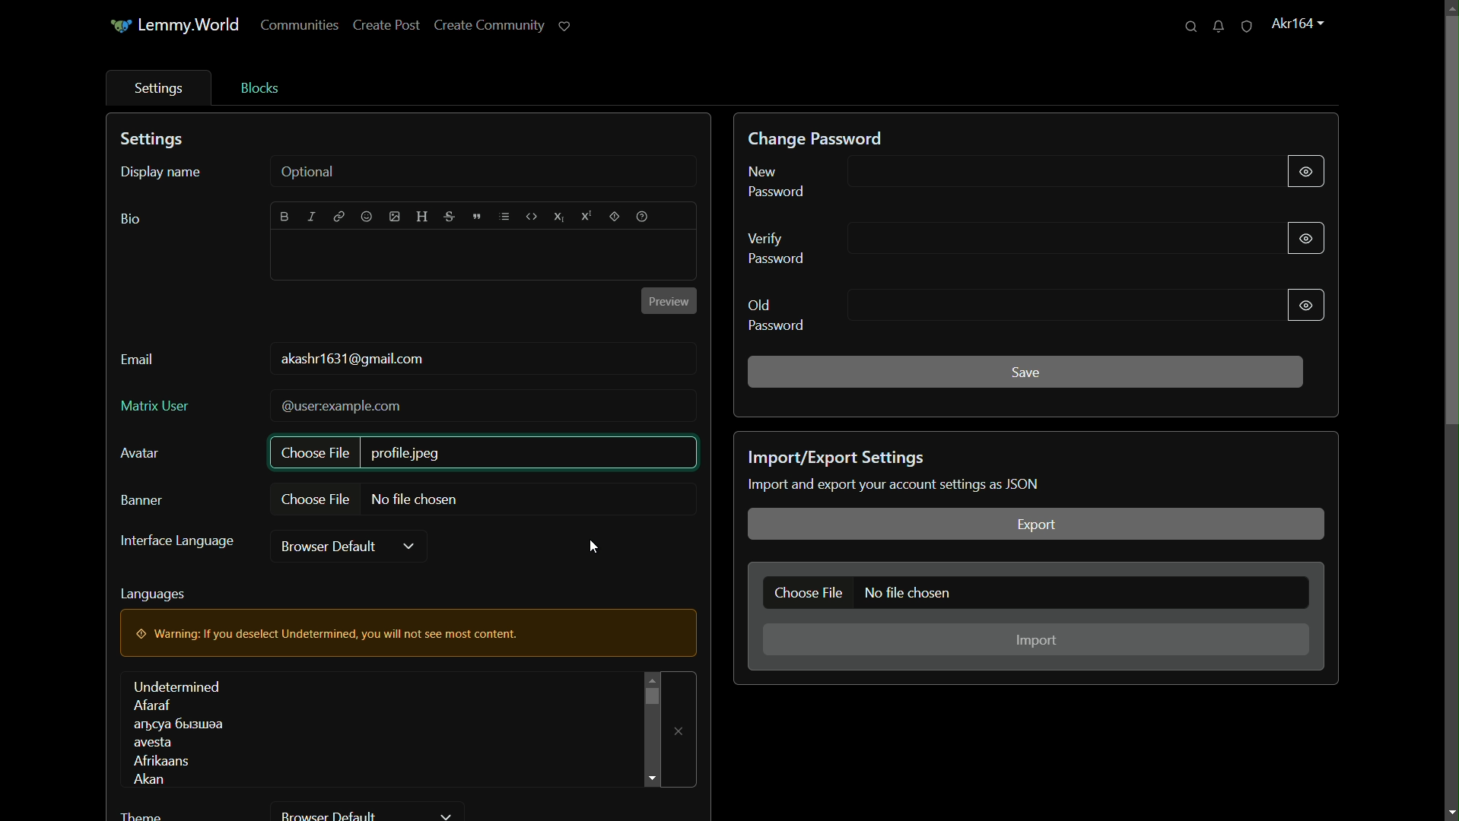 This screenshot has width=1459, height=821. I want to click on strikethrough, so click(450, 219).